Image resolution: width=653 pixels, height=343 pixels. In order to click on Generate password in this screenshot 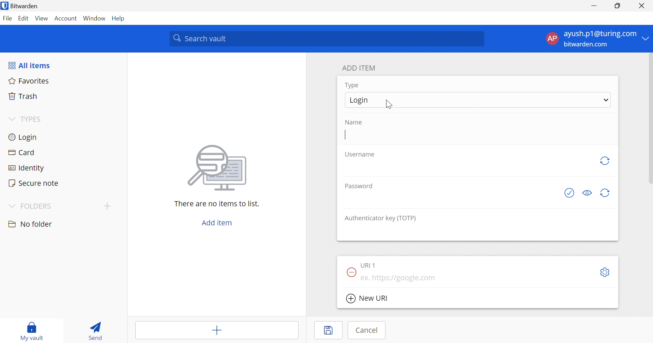, I will do `click(606, 194)`.